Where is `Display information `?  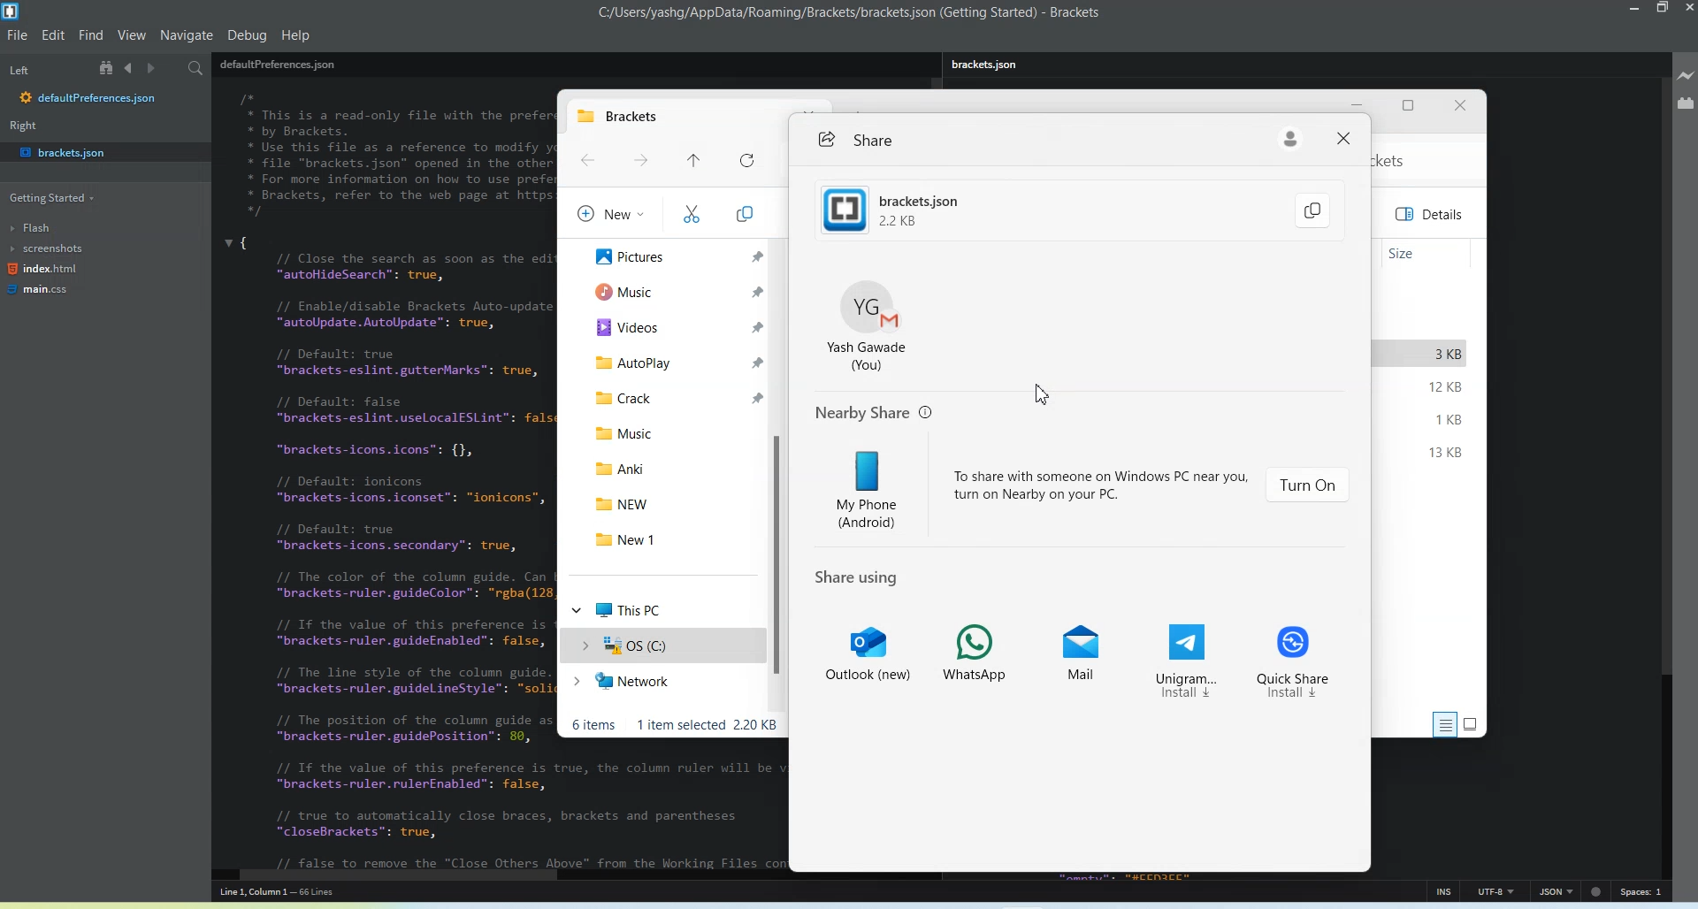
Display information  is located at coordinates (1444, 724).